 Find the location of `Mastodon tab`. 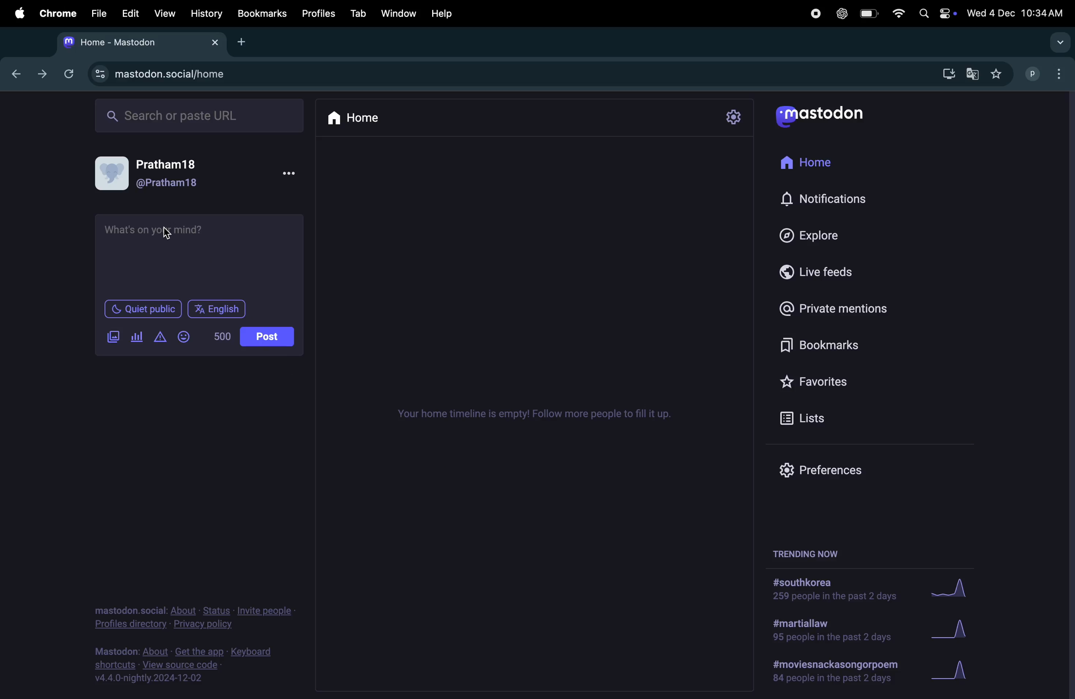

Mastodon tab is located at coordinates (139, 42).